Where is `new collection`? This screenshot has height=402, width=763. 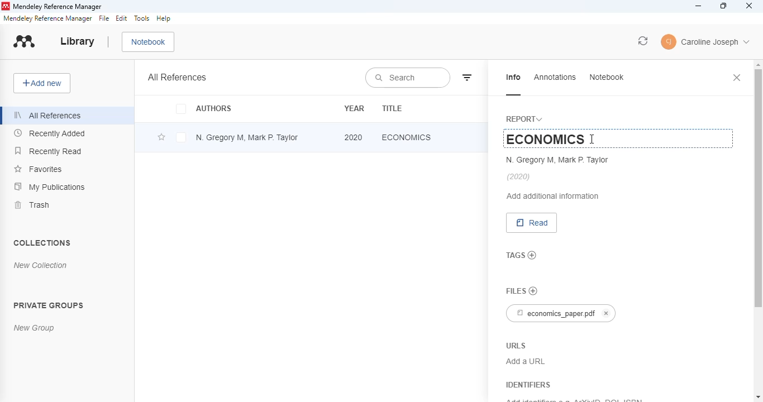 new collection is located at coordinates (41, 265).